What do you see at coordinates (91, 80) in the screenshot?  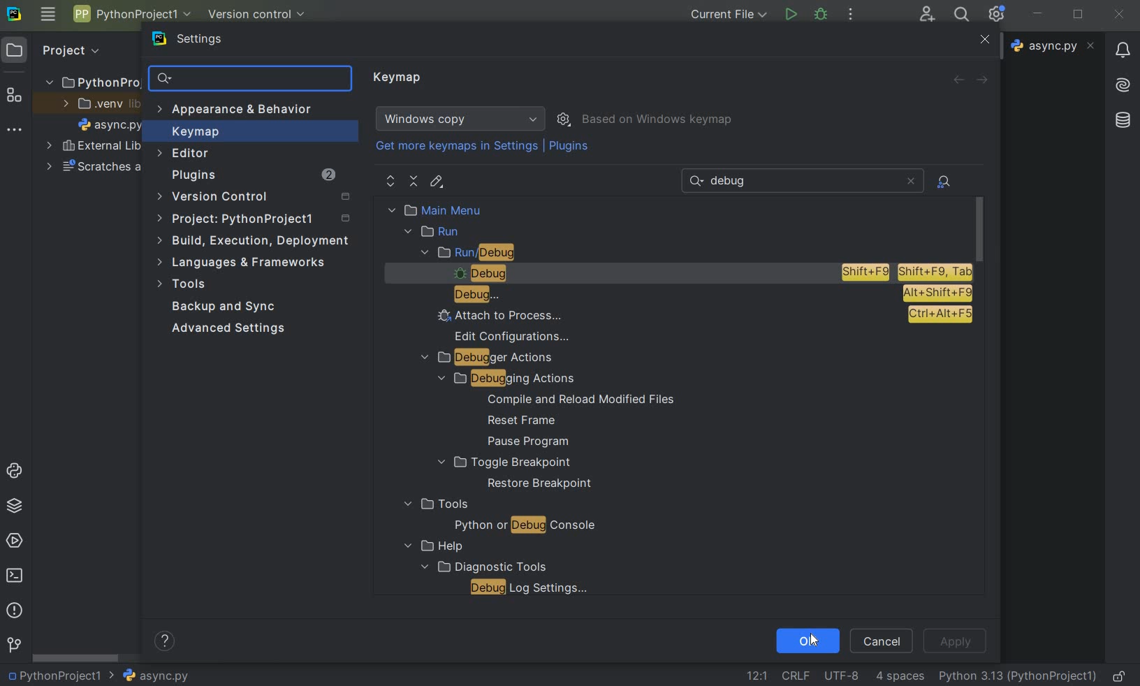 I see `project name` at bounding box center [91, 80].